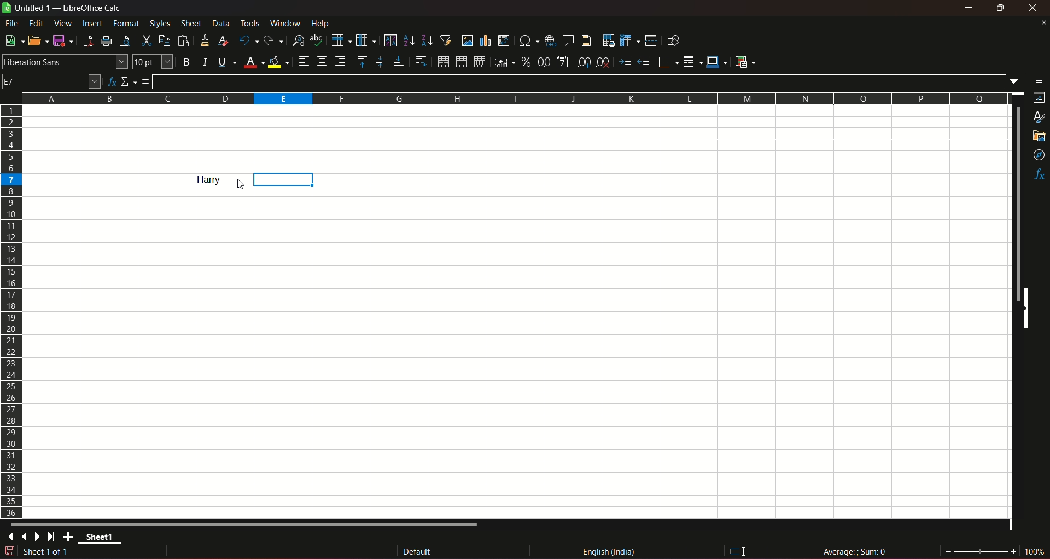 The image size is (1050, 559). I want to click on insert special character, so click(527, 39).